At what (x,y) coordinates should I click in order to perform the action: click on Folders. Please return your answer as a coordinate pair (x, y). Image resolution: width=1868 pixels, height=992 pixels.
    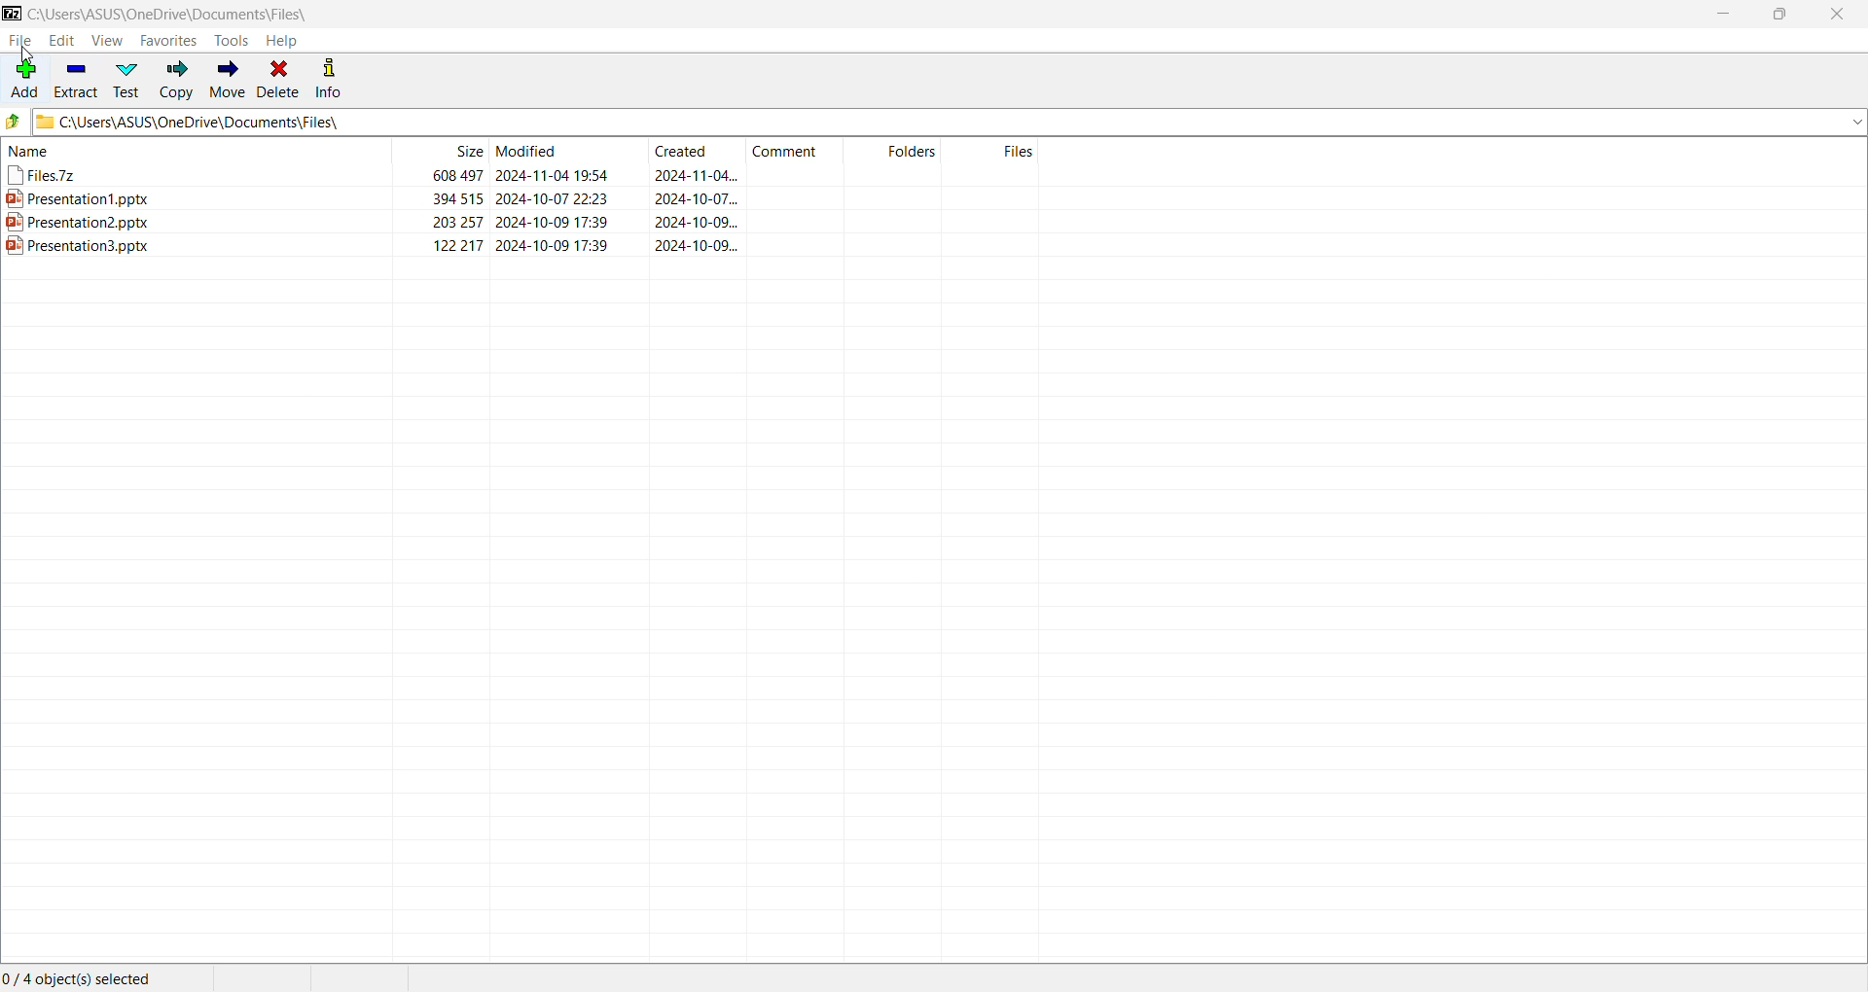
    Looking at the image, I should click on (909, 153).